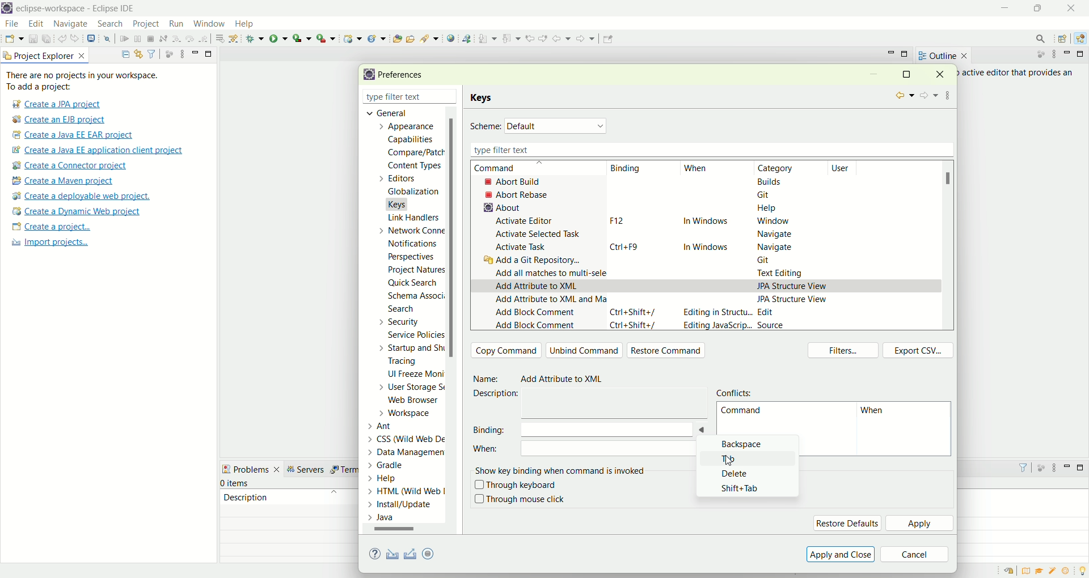  Describe the element at coordinates (410, 37) in the screenshot. I see `open task` at that location.